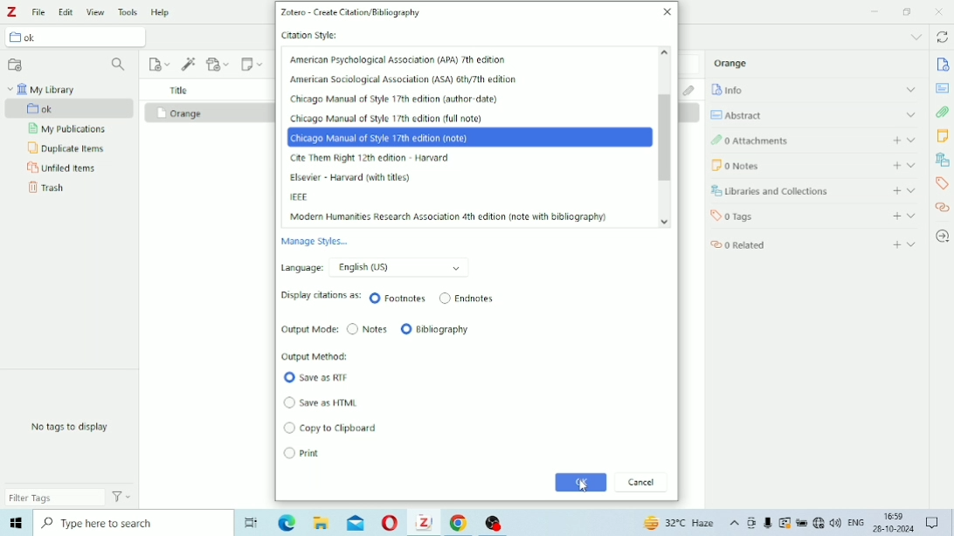 This screenshot has width=954, height=536. Describe the element at coordinates (321, 379) in the screenshot. I see `Save as RTF` at that location.